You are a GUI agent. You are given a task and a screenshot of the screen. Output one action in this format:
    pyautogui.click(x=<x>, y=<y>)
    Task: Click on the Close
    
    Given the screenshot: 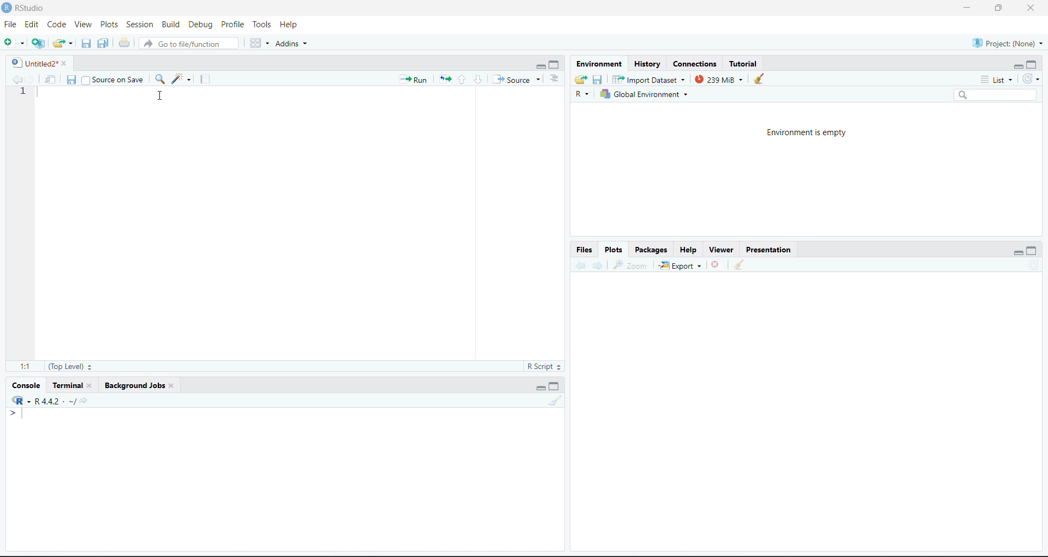 What is the action you would take?
    pyautogui.click(x=717, y=264)
    